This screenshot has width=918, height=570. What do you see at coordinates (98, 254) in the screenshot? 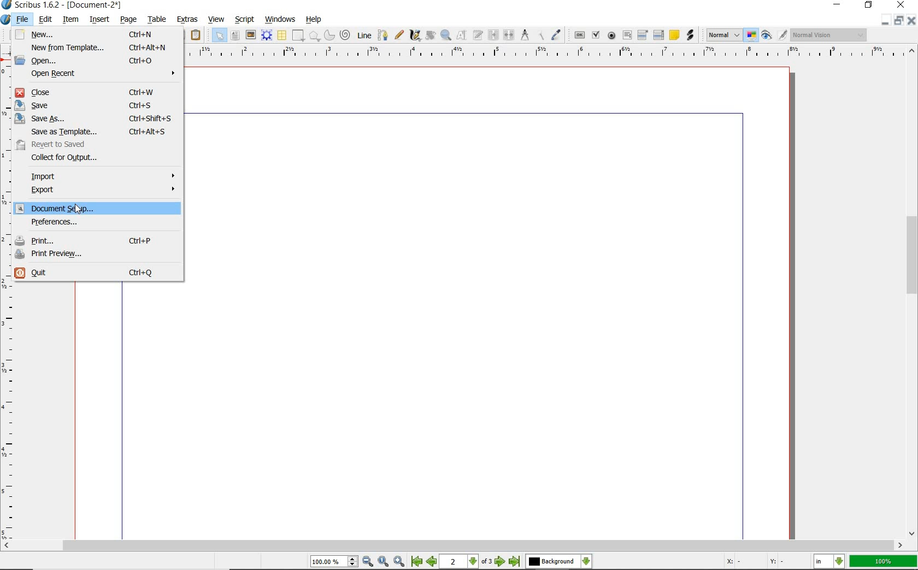
I see `print preview` at bounding box center [98, 254].